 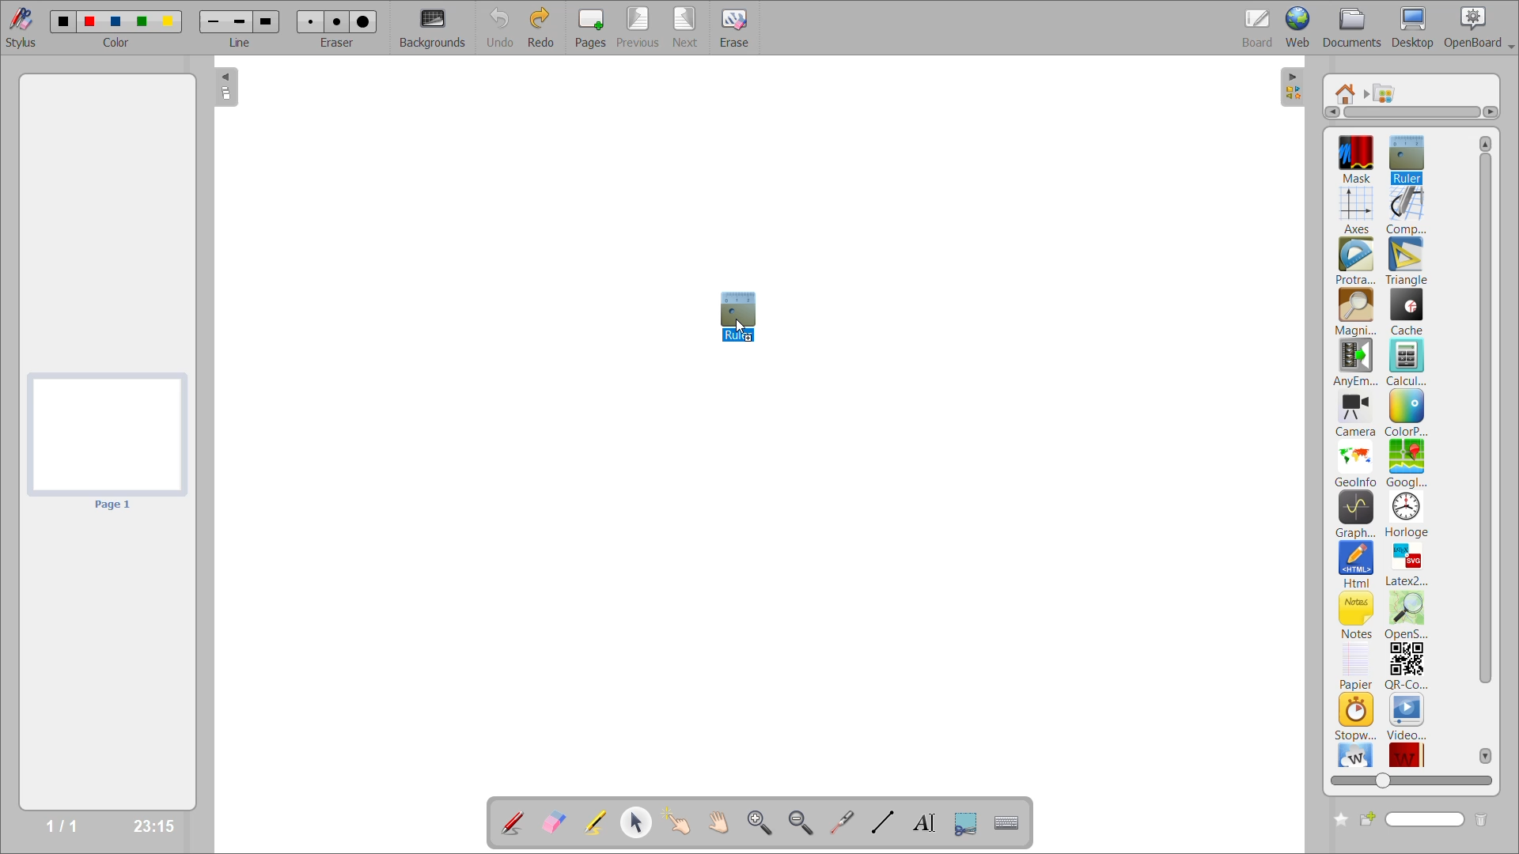 What do you see at coordinates (1356, 415) in the screenshot?
I see `camera` at bounding box center [1356, 415].